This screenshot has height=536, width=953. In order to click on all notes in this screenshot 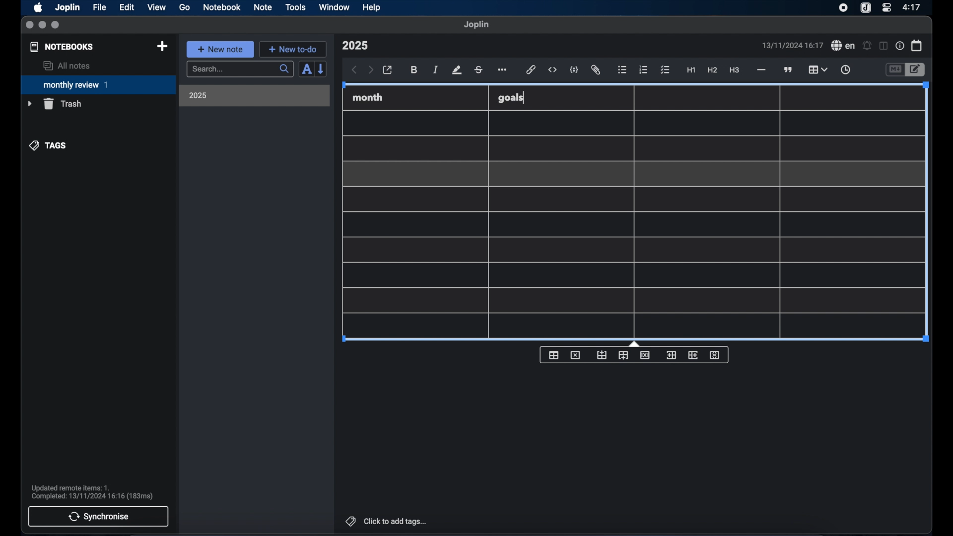, I will do `click(67, 66)`.